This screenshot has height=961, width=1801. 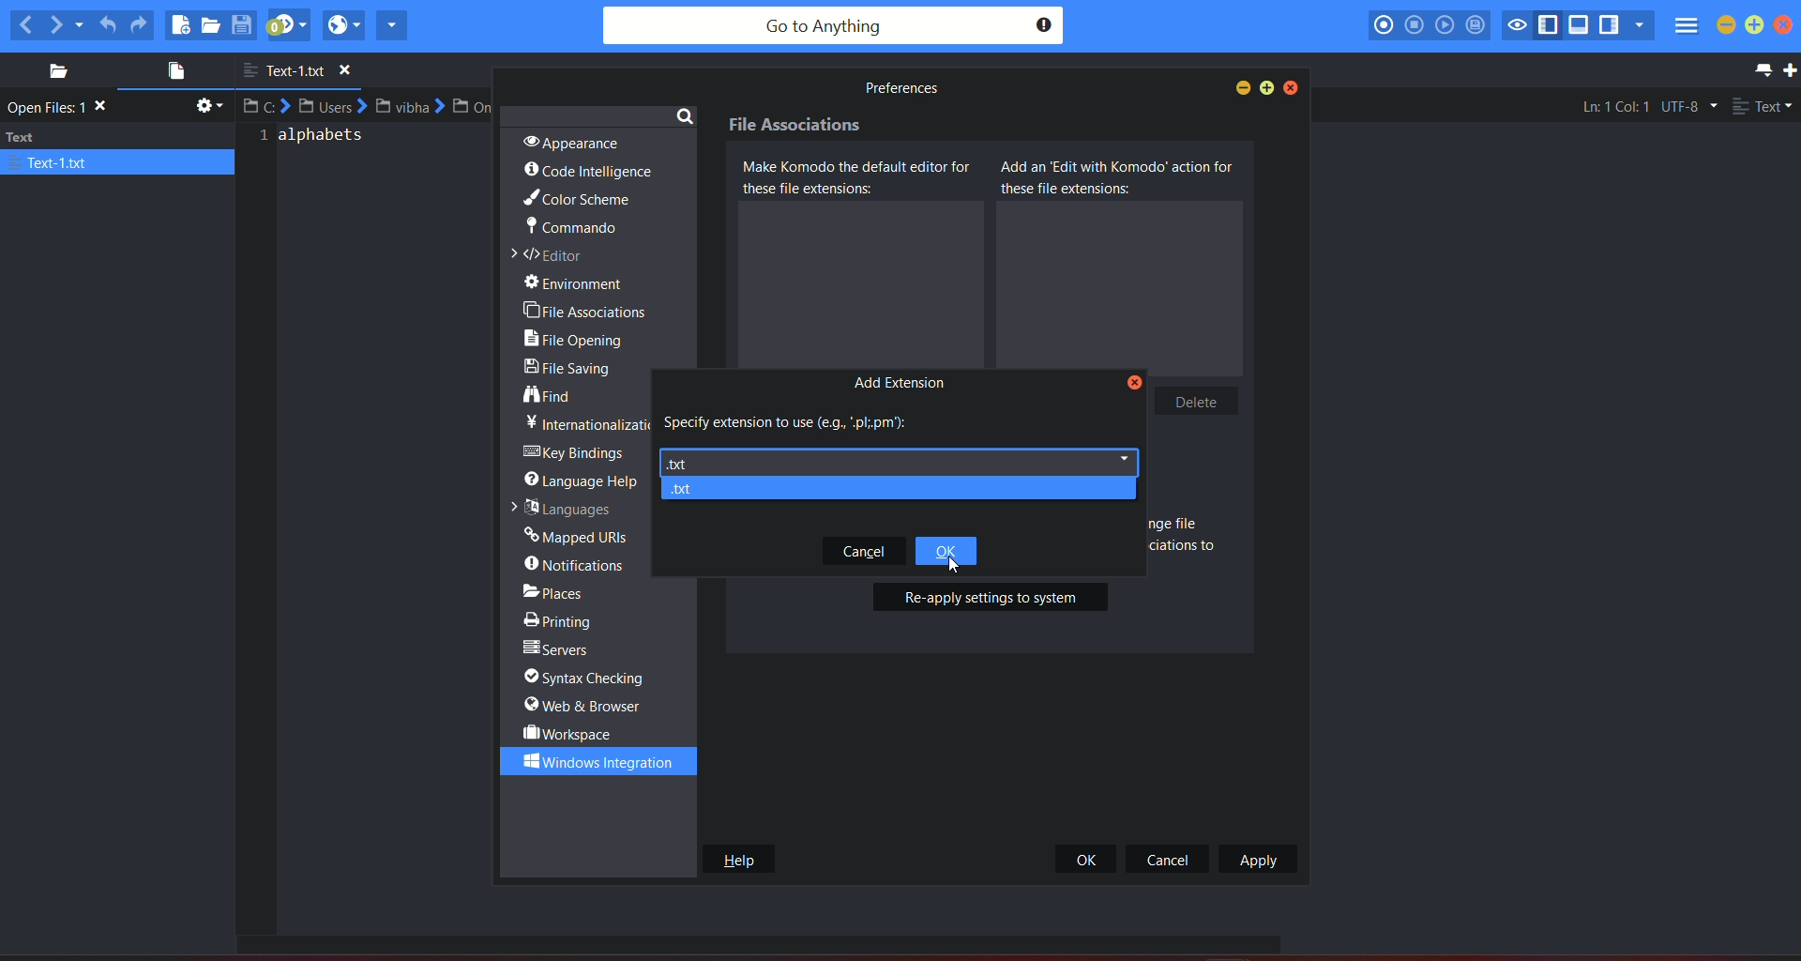 What do you see at coordinates (1413, 24) in the screenshot?
I see `stop recording` at bounding box center [1413, 24].